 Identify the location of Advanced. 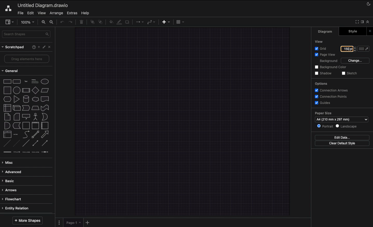
(13, 172).